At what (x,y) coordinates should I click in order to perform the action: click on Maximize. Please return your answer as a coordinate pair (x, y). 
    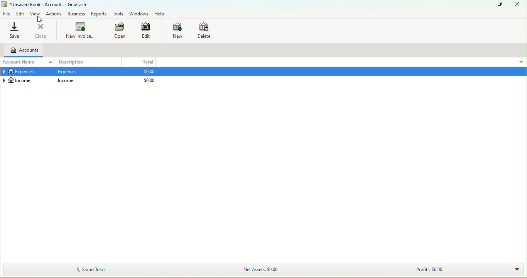
    Looking at the image, I should click on (500, 5).